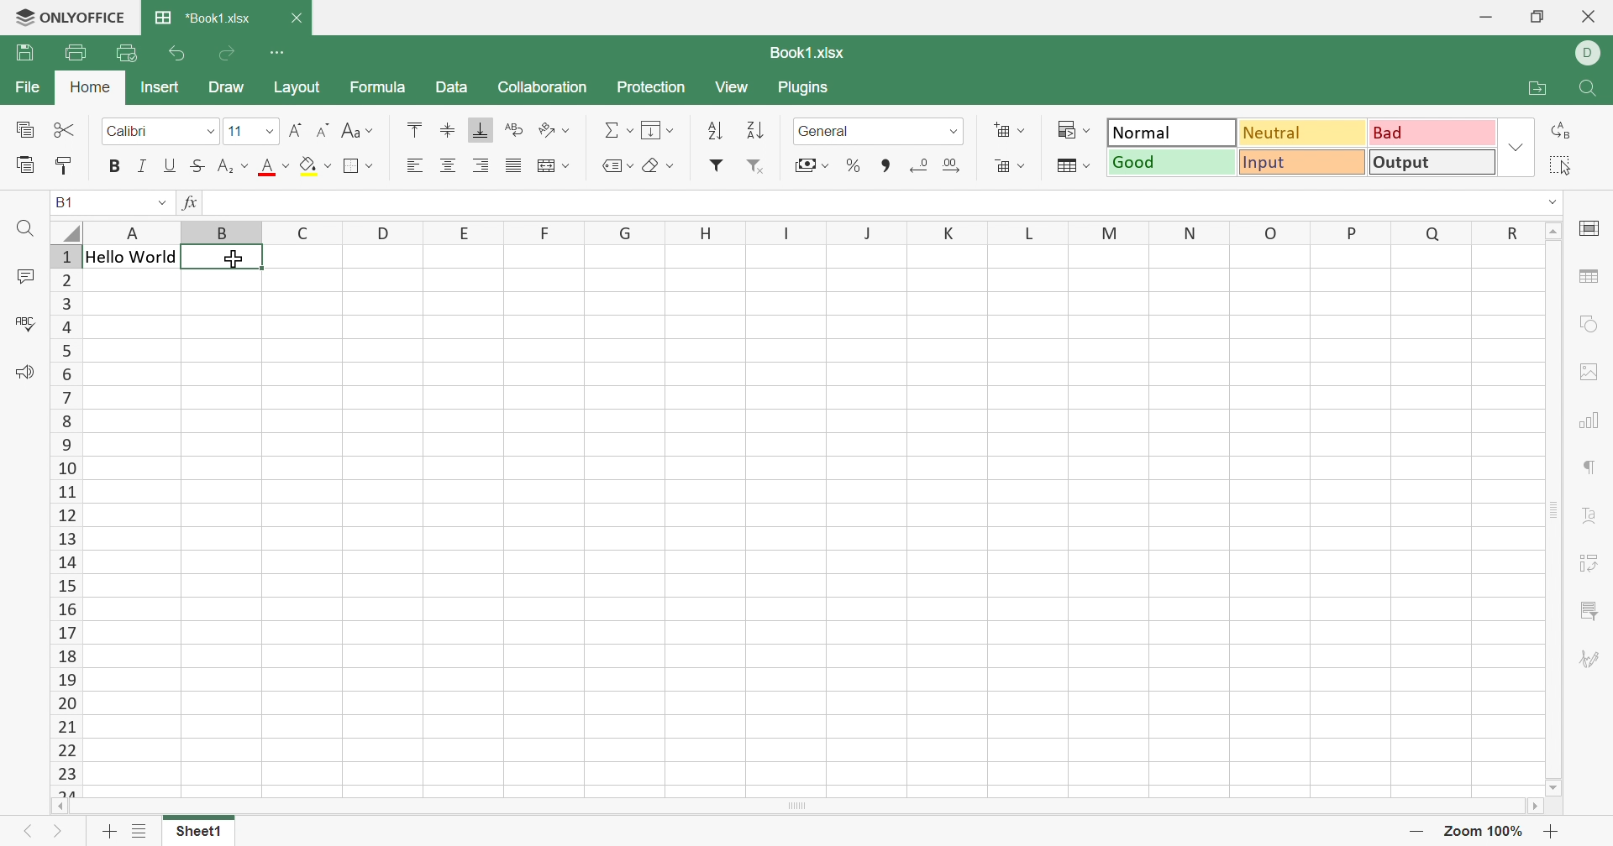 This screenshot has width=1613, height=846. What do you see at coordinates (481, 129) in the screenshot?
I see `Align bottom` at bounding box center [481, 129].